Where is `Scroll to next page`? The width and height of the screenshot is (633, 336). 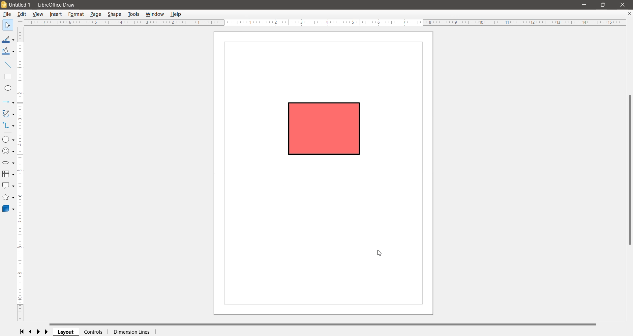
Scroll to next page is located at coordinates (39, 332).